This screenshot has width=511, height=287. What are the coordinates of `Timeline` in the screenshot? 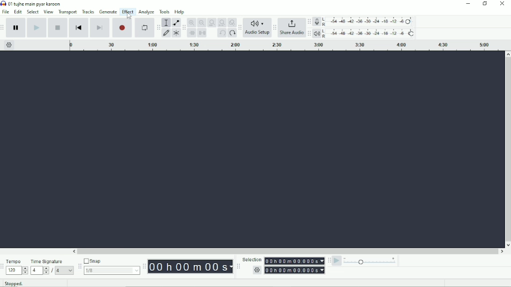 It's located at (282, 45).